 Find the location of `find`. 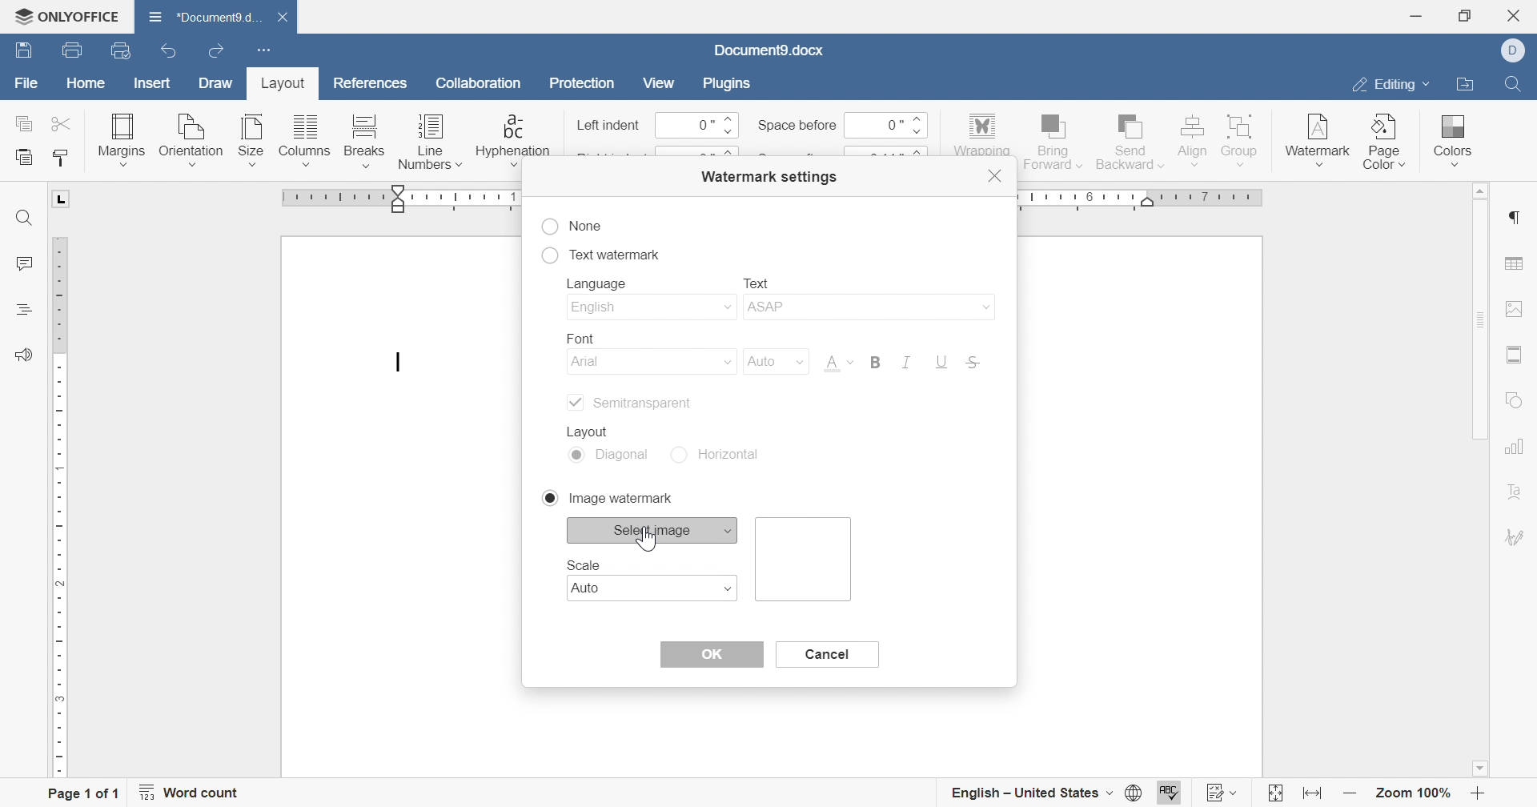

find is located at coordinates (1511, 82).